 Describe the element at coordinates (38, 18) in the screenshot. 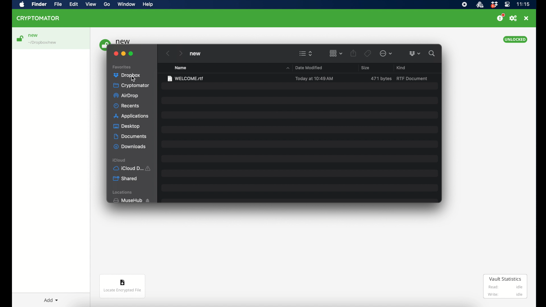

I see `cryptomator` at that location.